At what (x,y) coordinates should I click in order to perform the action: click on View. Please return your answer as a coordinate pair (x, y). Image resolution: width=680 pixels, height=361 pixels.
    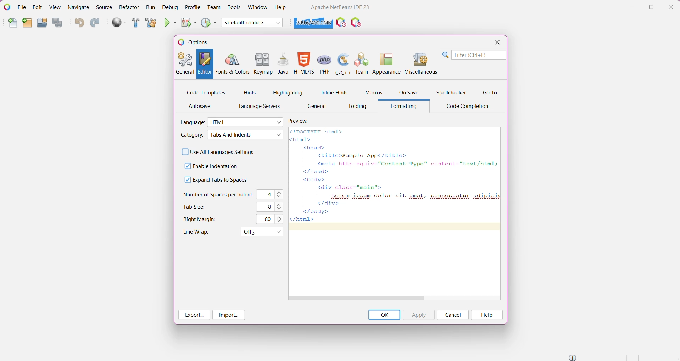
    Looking at the image, I should click on (56, 7).